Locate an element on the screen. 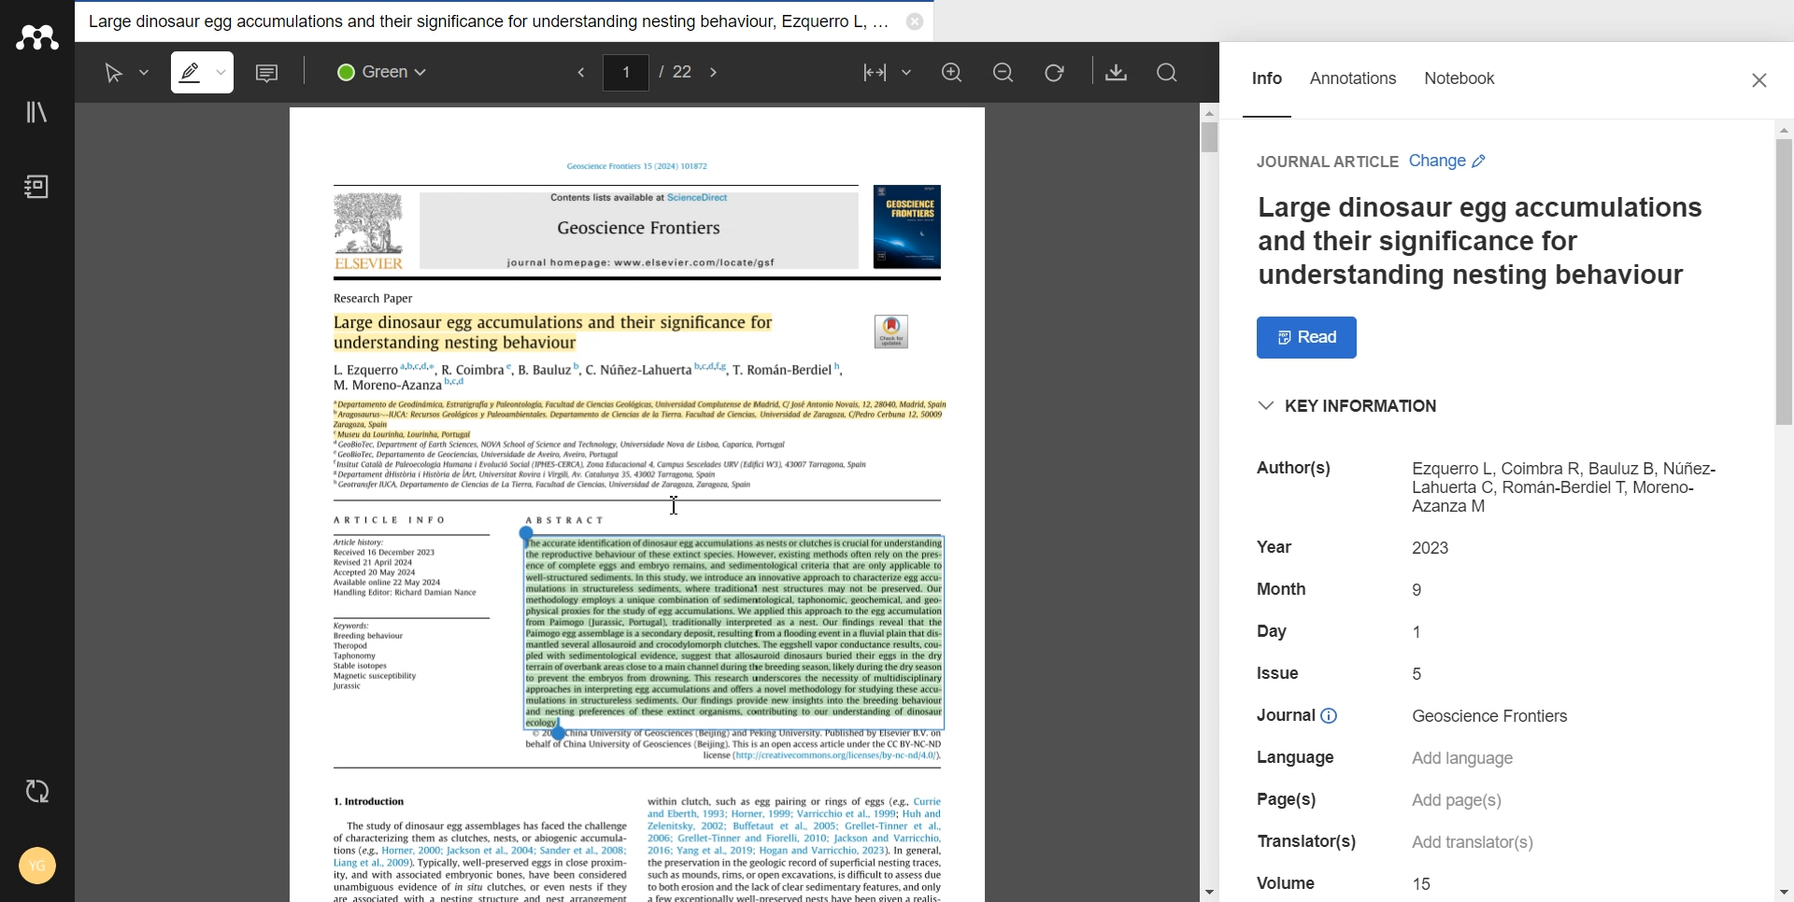  text is located at coordinates (391, 518).